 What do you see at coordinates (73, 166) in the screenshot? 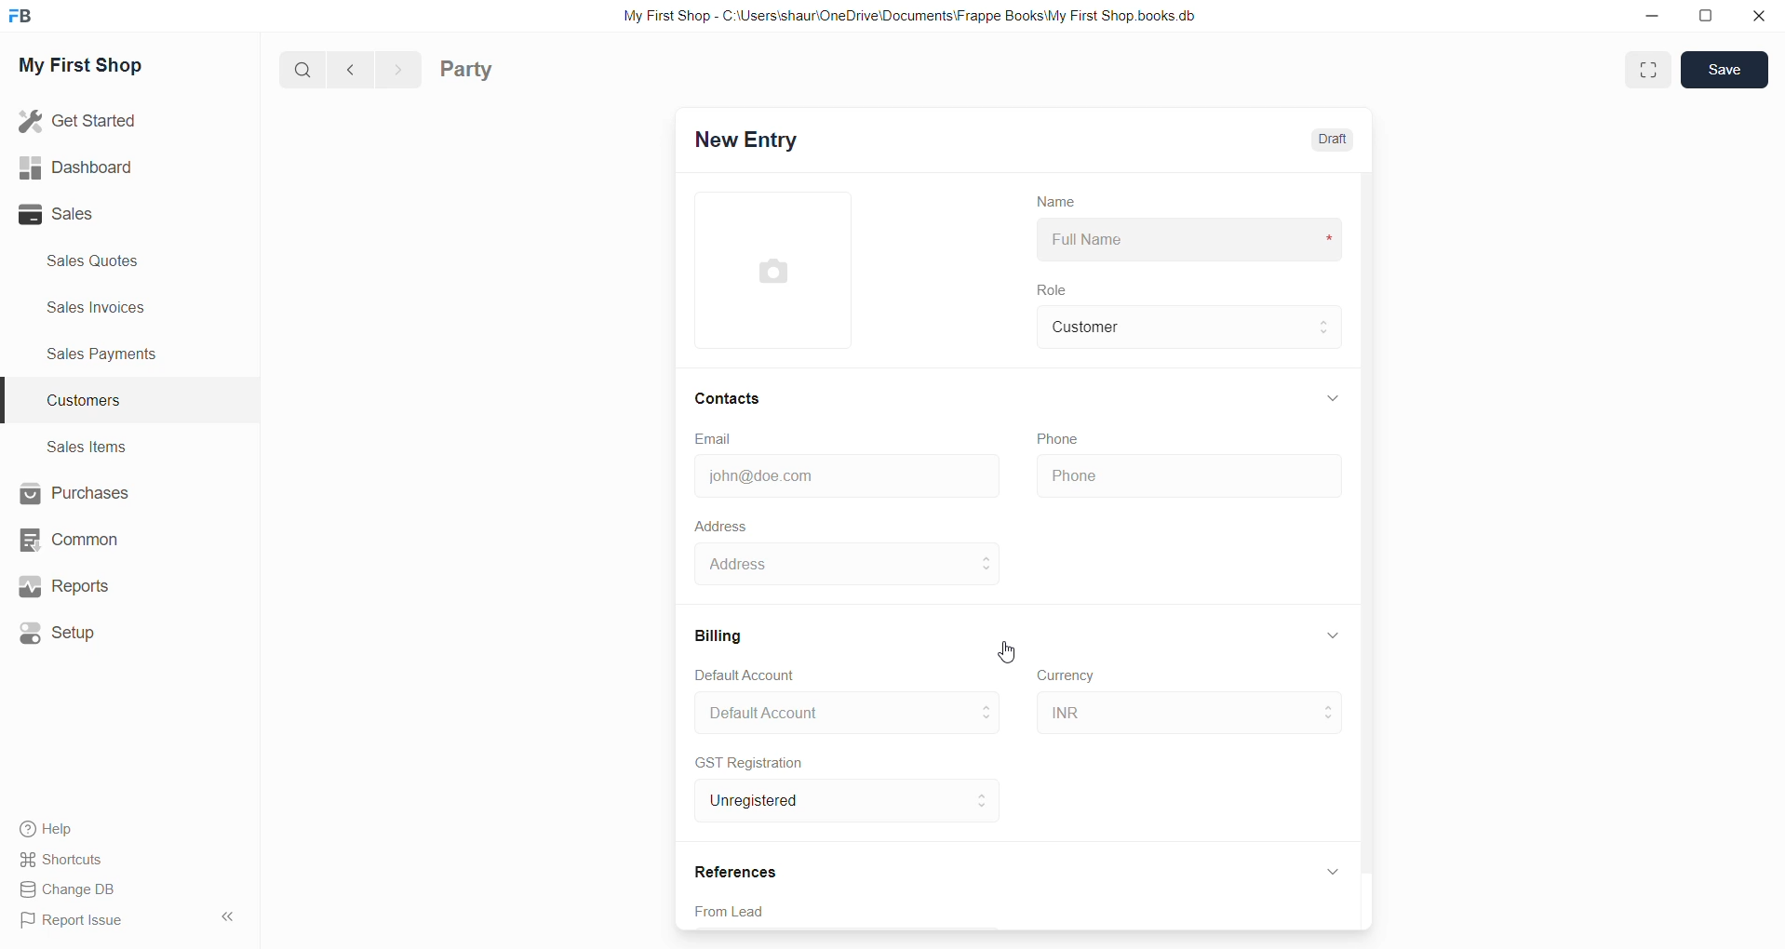
I see `Dashboard` at bounding box center [73, 166].